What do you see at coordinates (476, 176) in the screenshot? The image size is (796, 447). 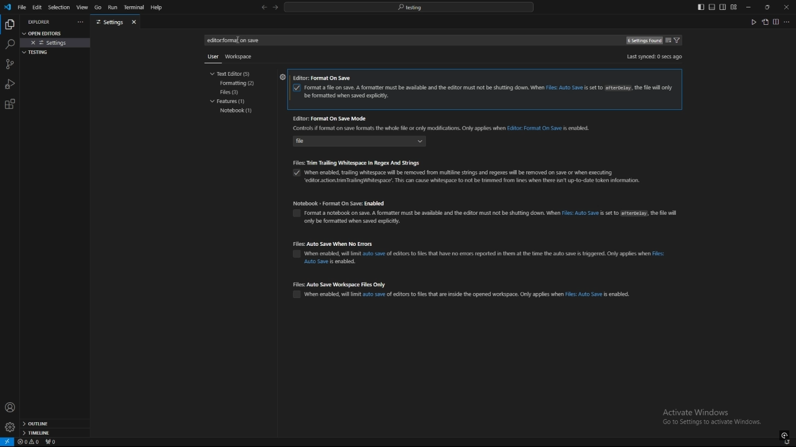 I see `explanation of trim trailing whitespace` at bounding box center [476, 176].